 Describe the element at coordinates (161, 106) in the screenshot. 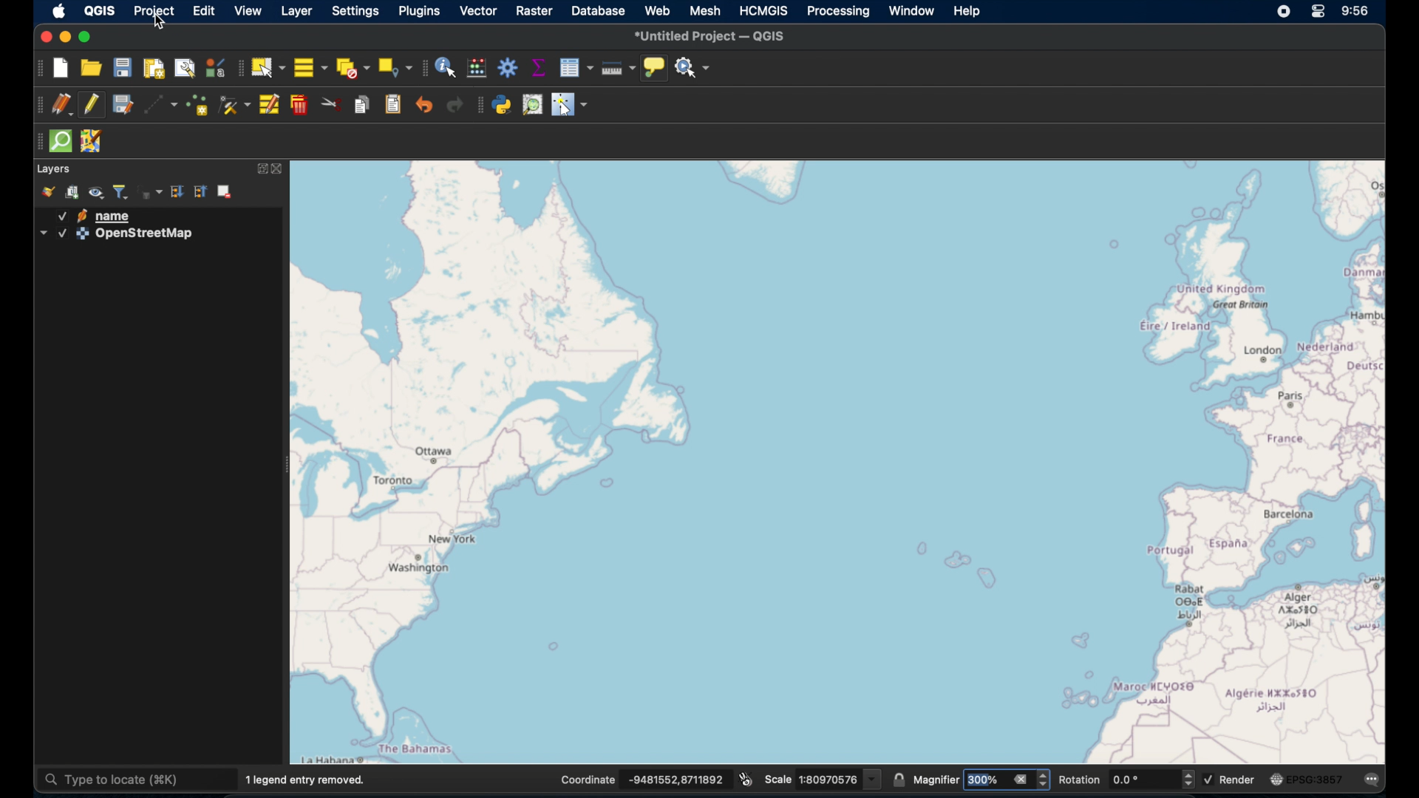

I see `digitize with segment` at that location.